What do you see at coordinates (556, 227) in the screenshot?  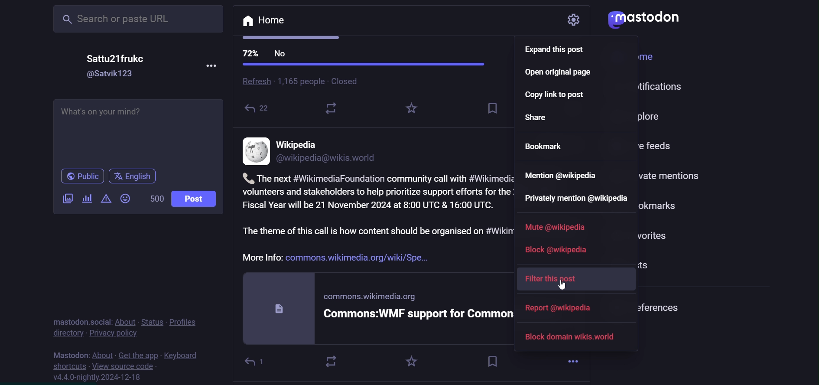 I see `mute` at bounding box center [556, 227].